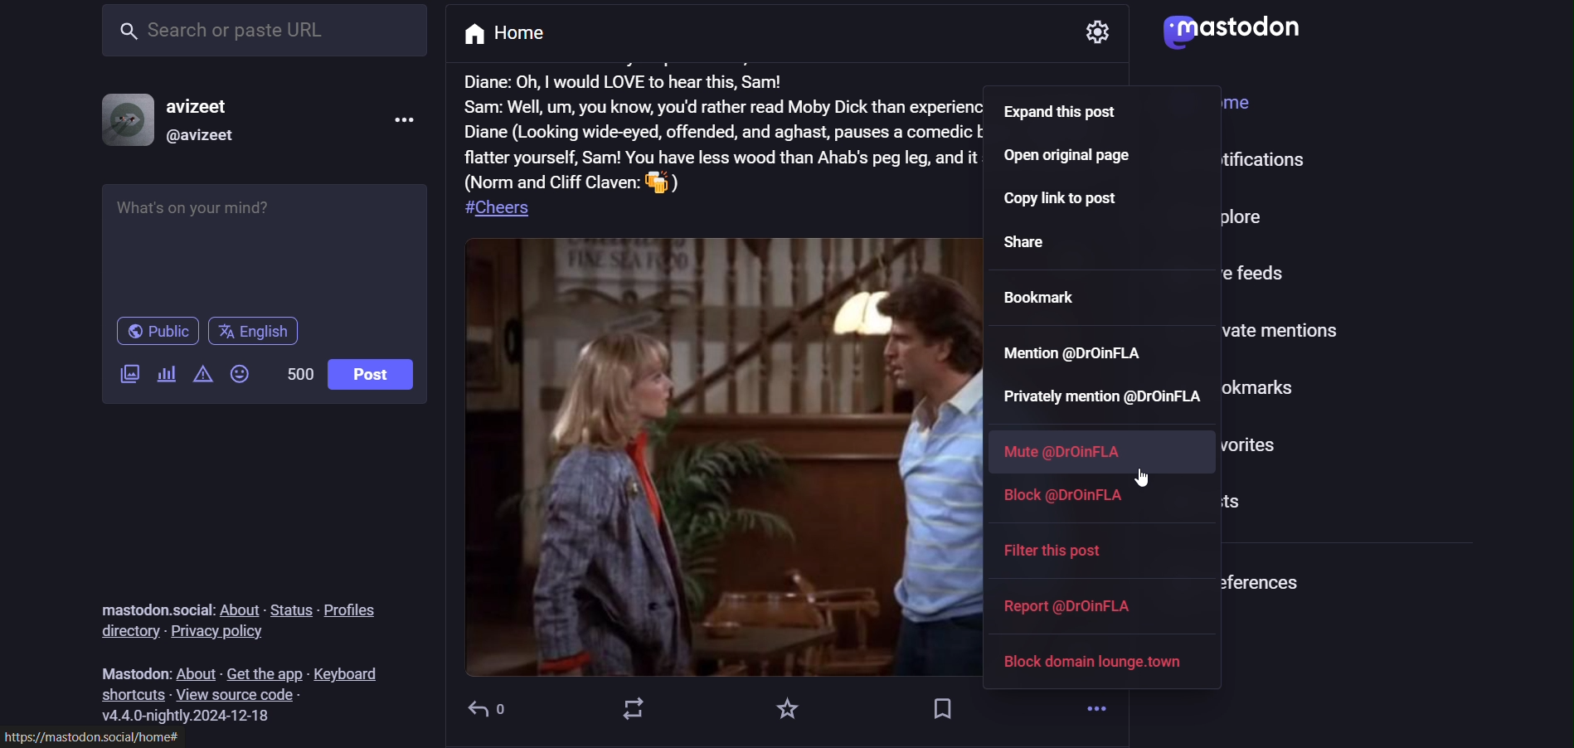 The height and width of the screenshot is (748, 1574). Describe the element at coordinates (261, 36) in the screenshot. I see `search` at that location.